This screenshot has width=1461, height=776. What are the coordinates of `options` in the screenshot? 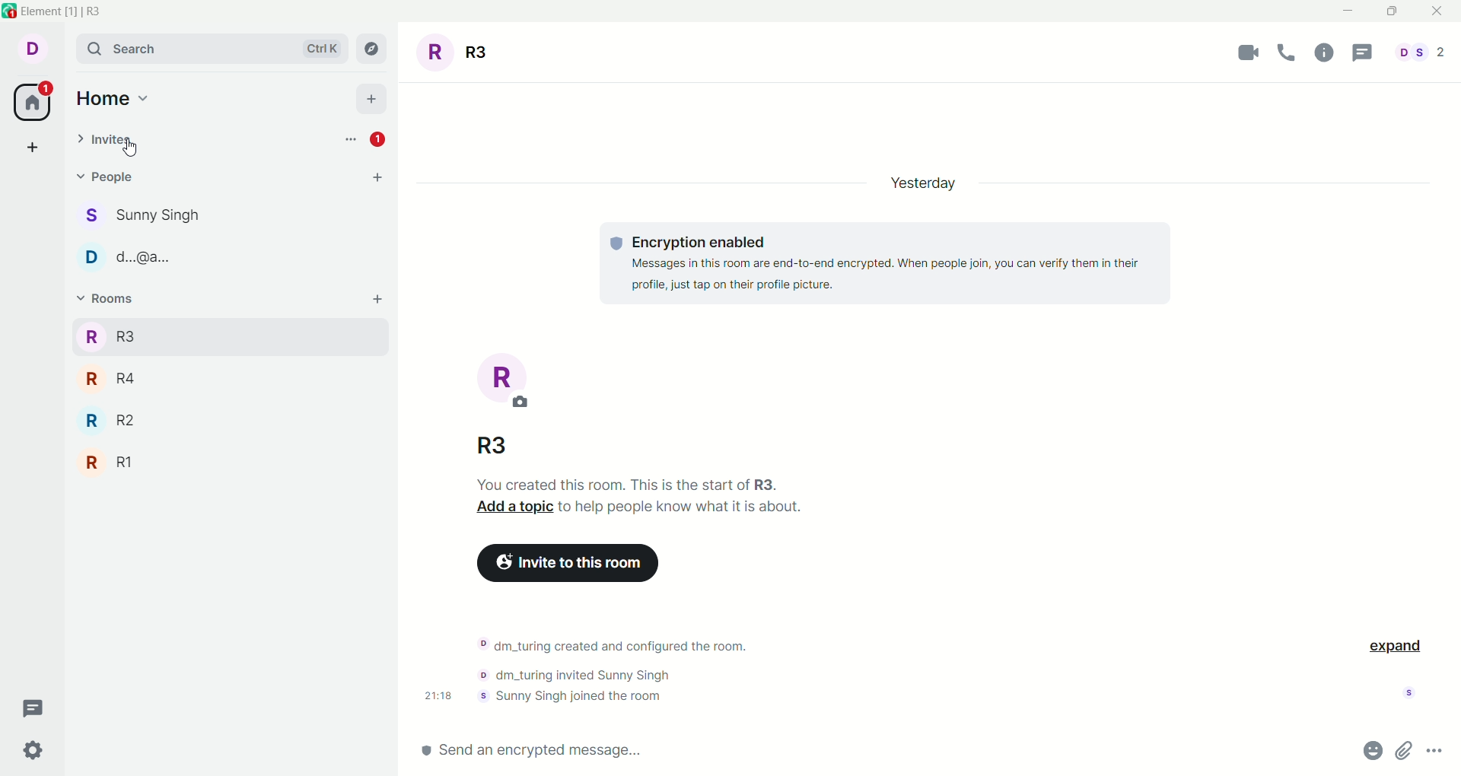 It's located at (352, 140).